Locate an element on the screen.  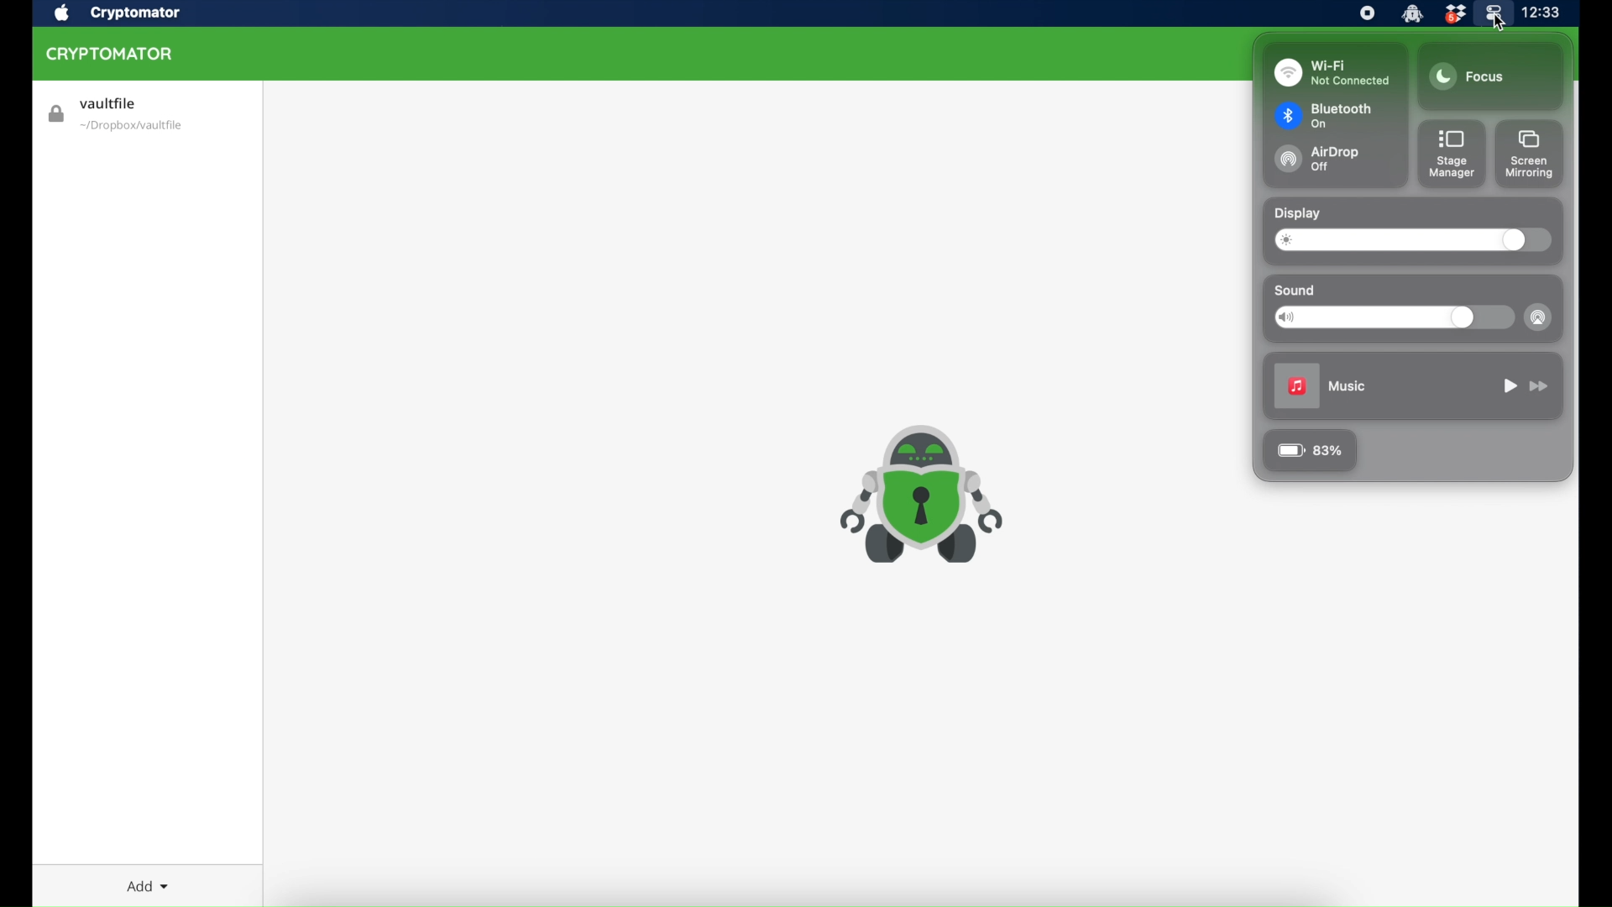
airdrop is located at coordinates (1316, 160).